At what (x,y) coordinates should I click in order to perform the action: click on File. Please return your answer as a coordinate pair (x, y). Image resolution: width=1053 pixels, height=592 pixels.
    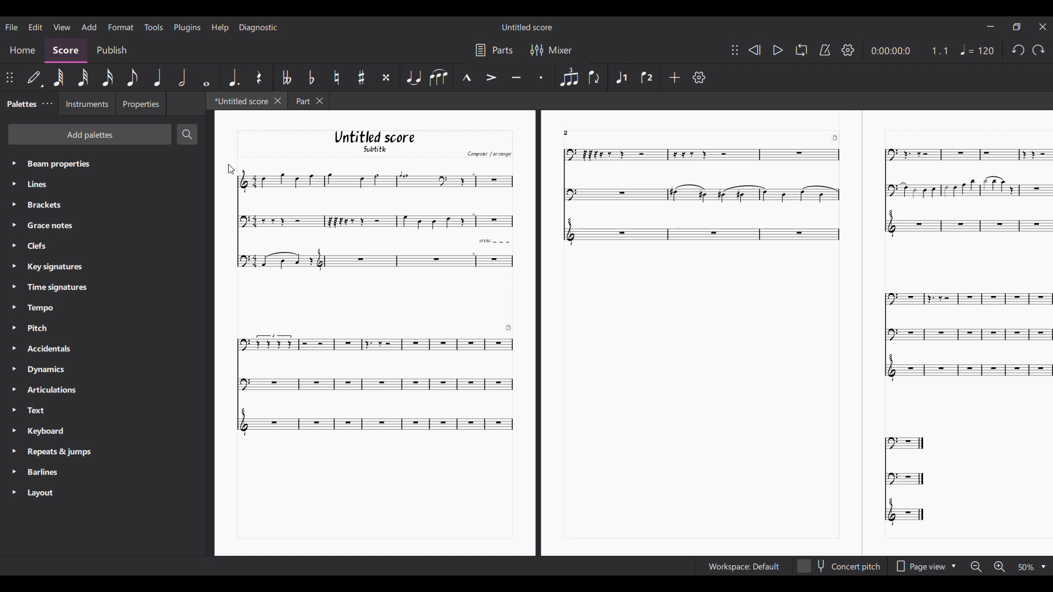
    Looking at the image, I should click on (12, 26).